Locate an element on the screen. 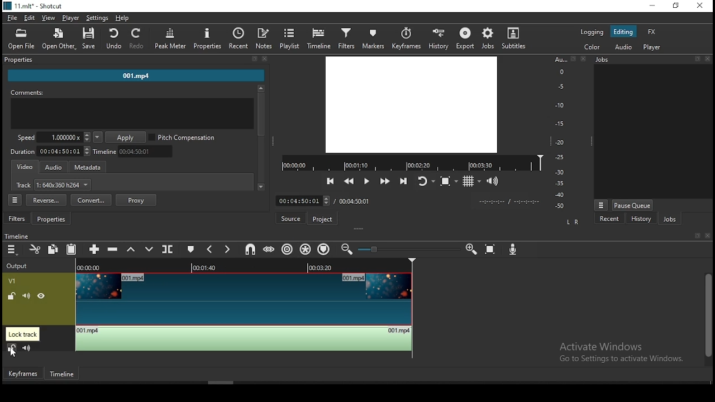 This screenshot has height=402, width=715. logging is located at coordinates (592, 32).